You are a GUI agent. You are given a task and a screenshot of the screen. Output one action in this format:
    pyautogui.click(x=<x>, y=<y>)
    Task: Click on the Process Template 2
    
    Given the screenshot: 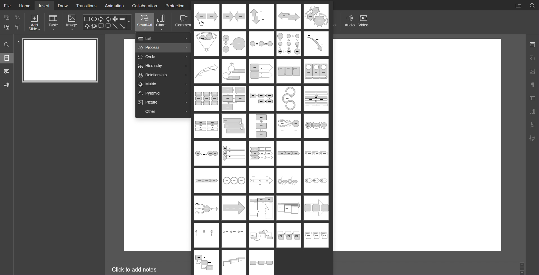 What is the action you would take?
    pyautogui.click(x=233, y=16)
    